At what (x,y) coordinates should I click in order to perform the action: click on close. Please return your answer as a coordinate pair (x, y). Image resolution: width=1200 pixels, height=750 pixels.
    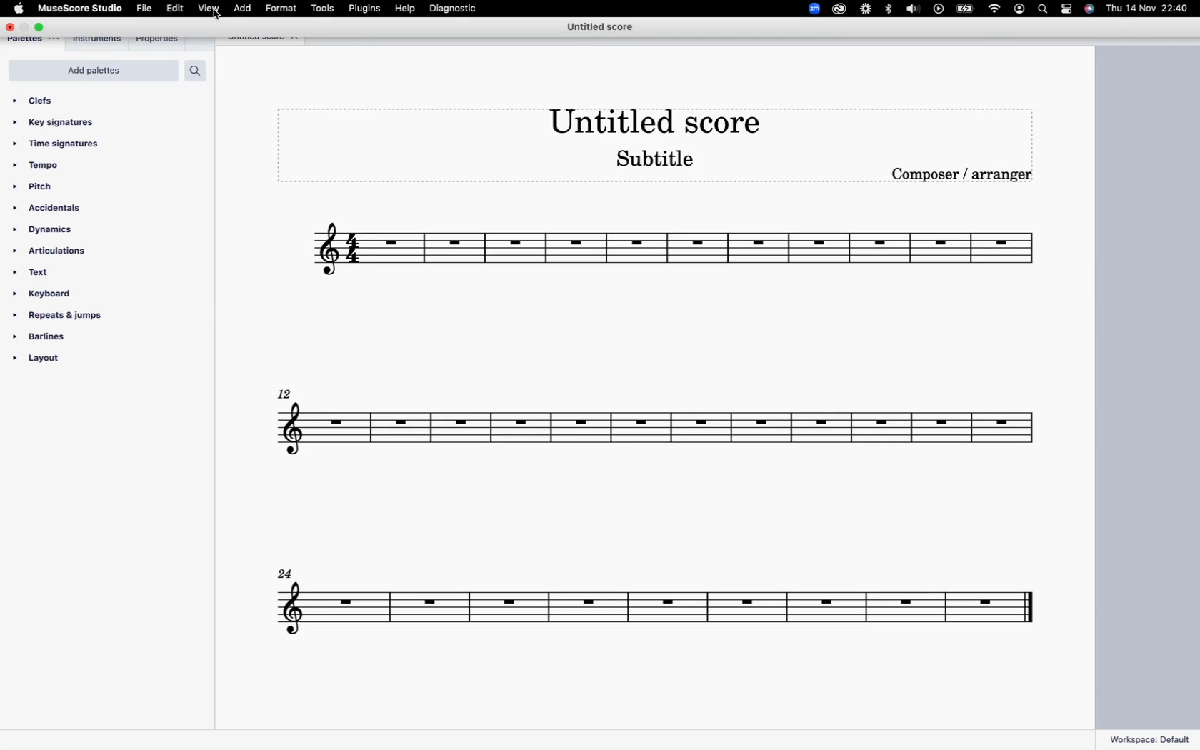
    Looking at the image, I should click on (9, 26).